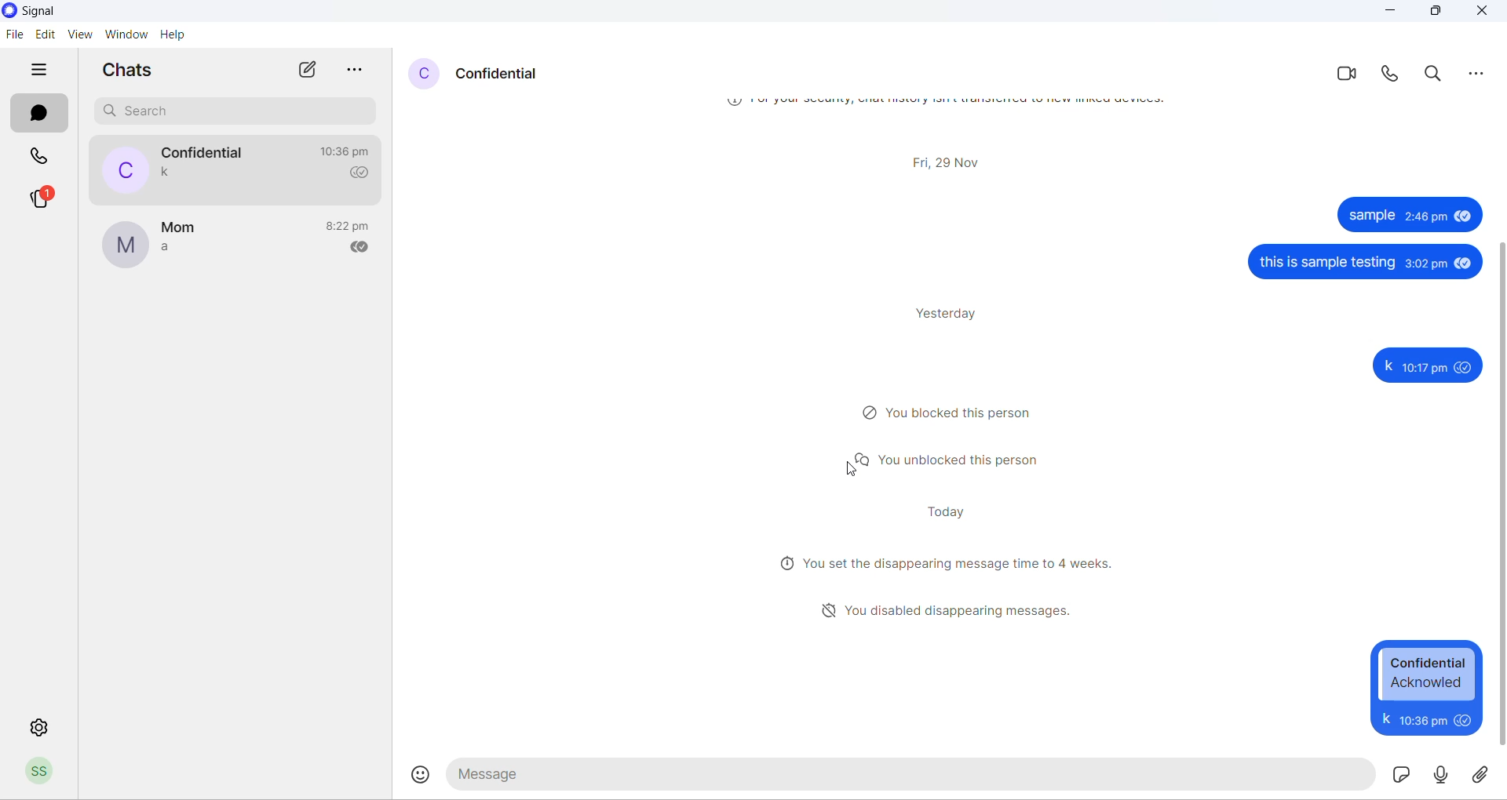 The height and width of the screenshot is (800, 1507). I want to click on profile picture, so click(129, 245).